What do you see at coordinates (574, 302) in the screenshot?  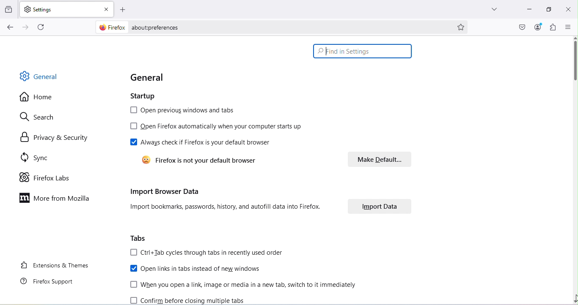 I see `move down` at bounding box center [574, 302].